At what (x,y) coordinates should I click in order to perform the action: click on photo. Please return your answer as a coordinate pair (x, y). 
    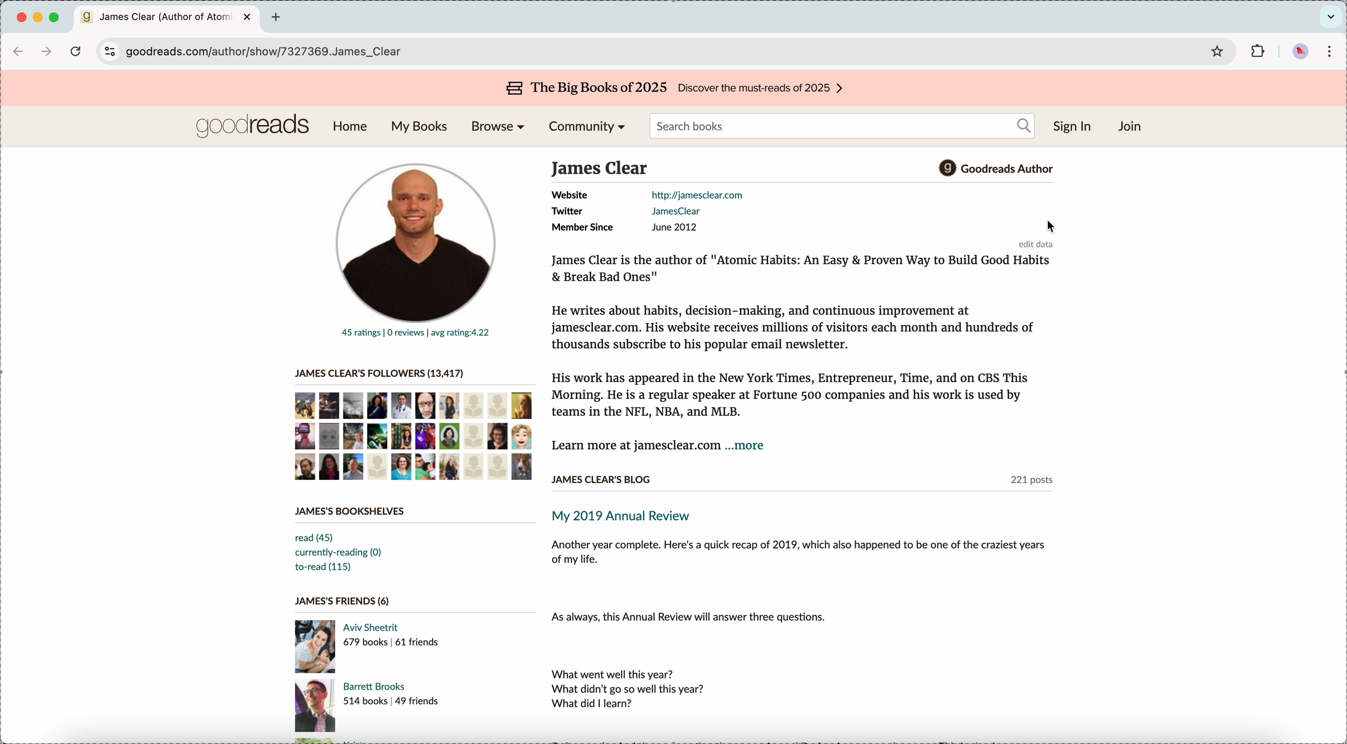
    Looking at the image, I should click on (316, 706).